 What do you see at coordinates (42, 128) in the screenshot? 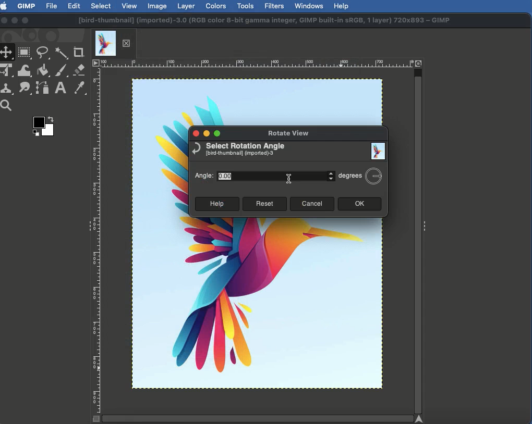
I see `Color` at bounding box center [42, 128].